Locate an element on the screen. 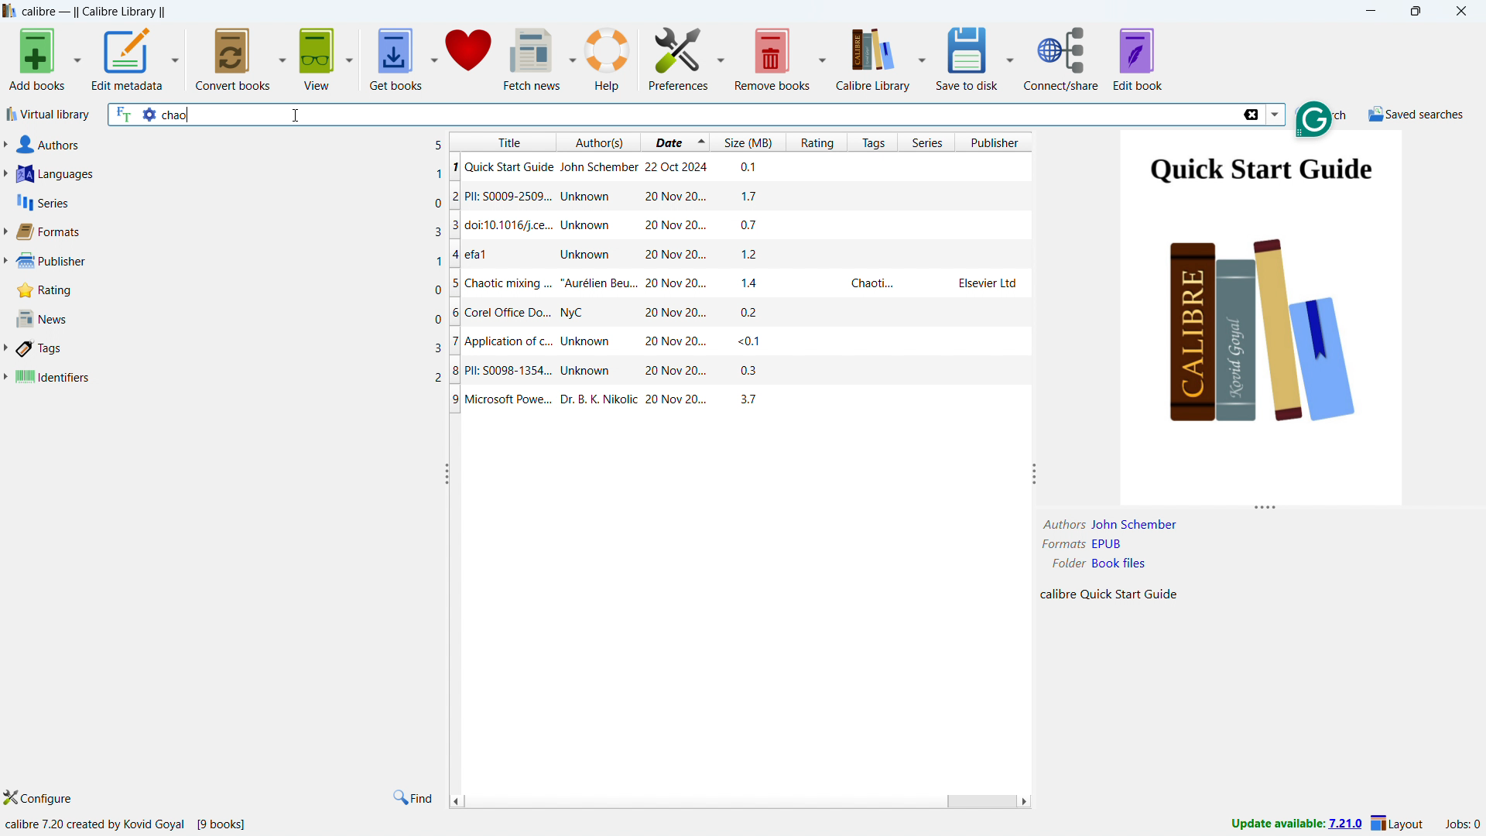  expand publisher is located at coordinates (5, 262).